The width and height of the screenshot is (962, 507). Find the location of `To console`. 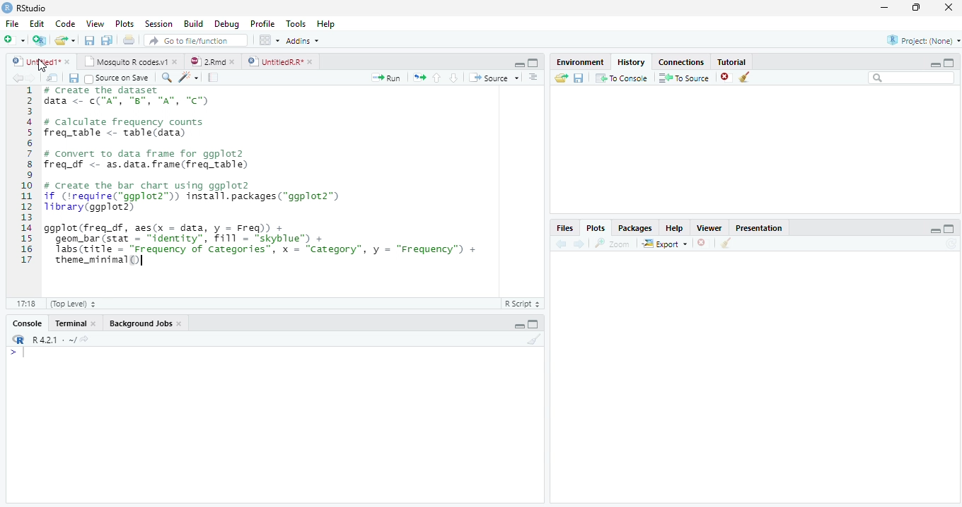

To console is located at coordinates (622, 78).